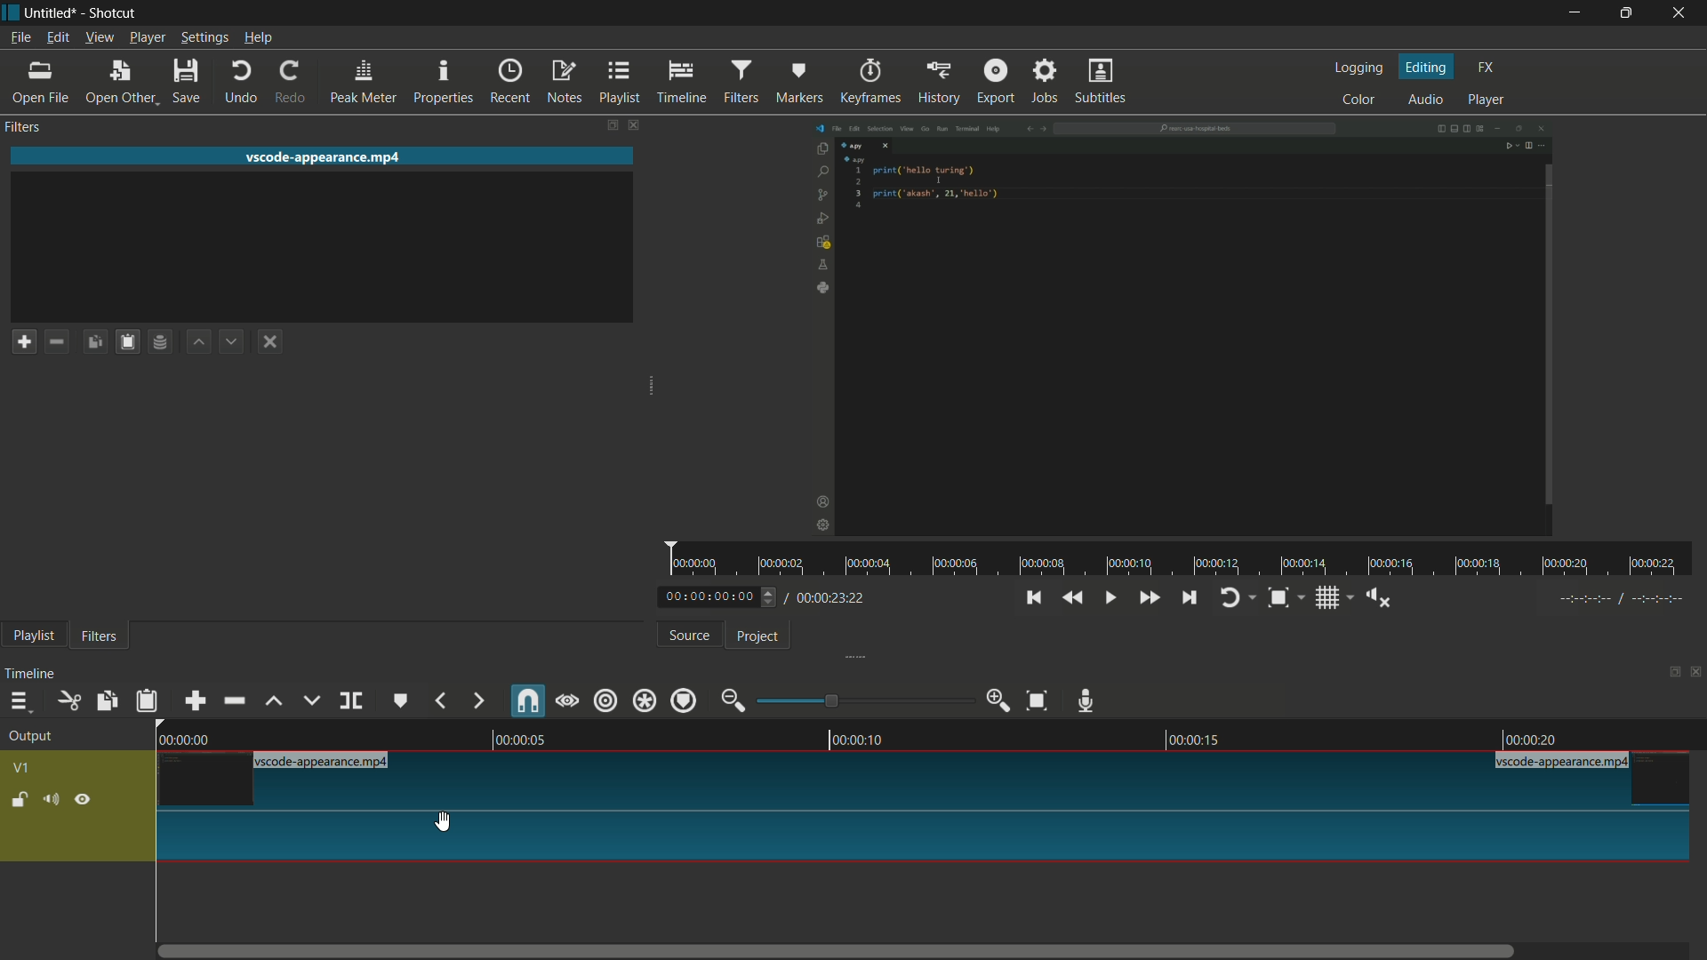  I want to click on app name, so click(113, 14).